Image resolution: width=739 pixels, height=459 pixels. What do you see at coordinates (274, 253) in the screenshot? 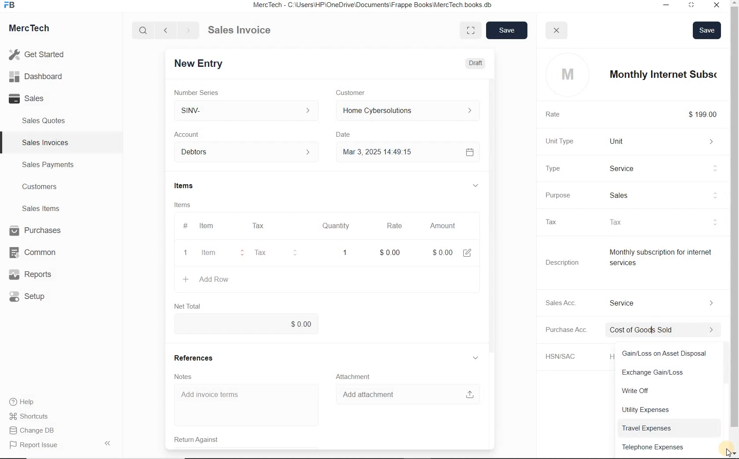
I see `Tax` at bounding box center [274, 253].